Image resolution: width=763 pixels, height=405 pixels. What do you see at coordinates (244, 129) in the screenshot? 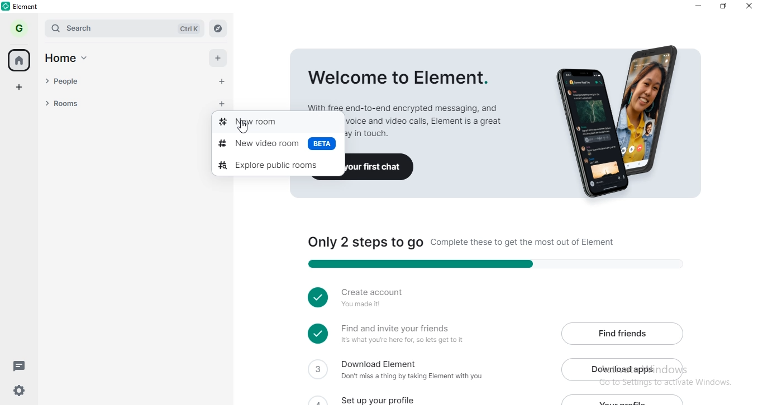
I see `cursor` at bounding box center [244, 129].